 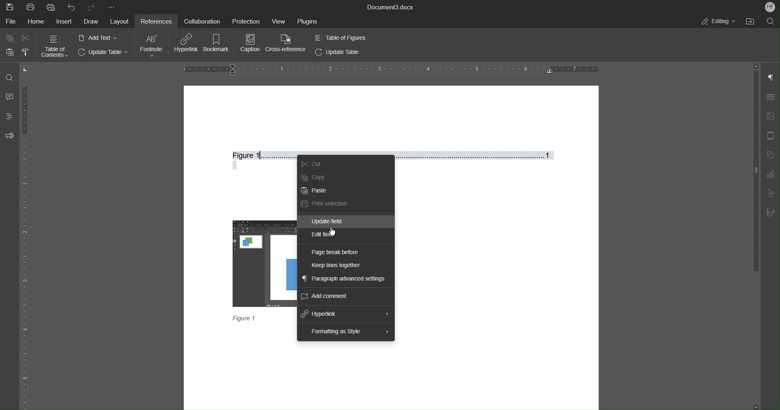 What do you see at coordinates (31, 7) in the screenshot?
I see `Print` at bounding box center [31, 7].